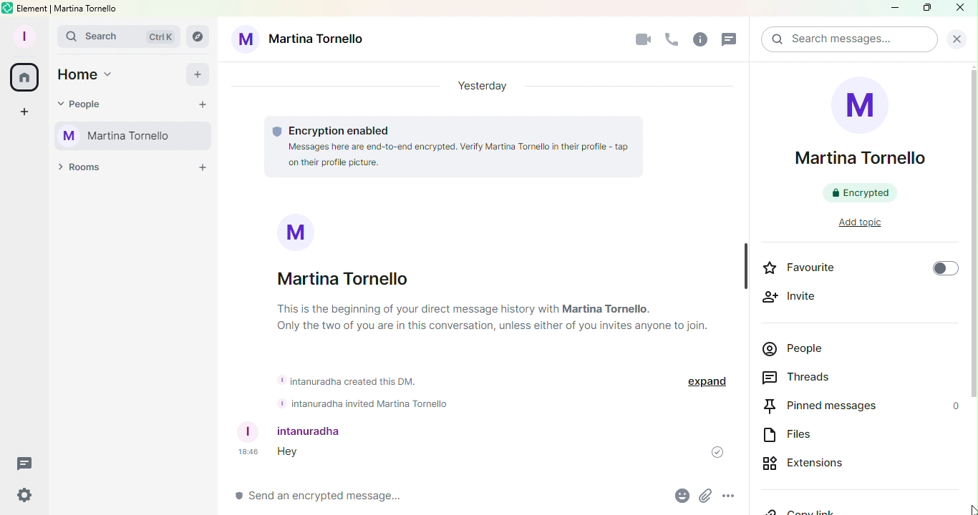 This screenshot has width=978, height=515. Describe the element at coordinates (205, 104) in the screenshot. I see `Start chat` at that location.